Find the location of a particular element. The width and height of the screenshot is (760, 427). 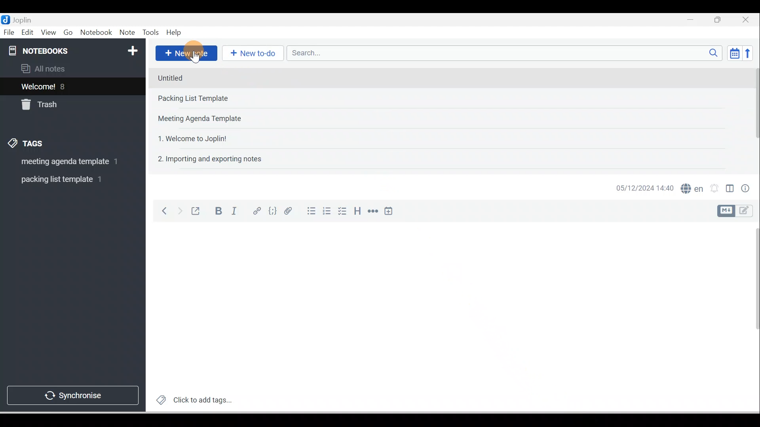

Notebook is located at coordinates (96, 33).